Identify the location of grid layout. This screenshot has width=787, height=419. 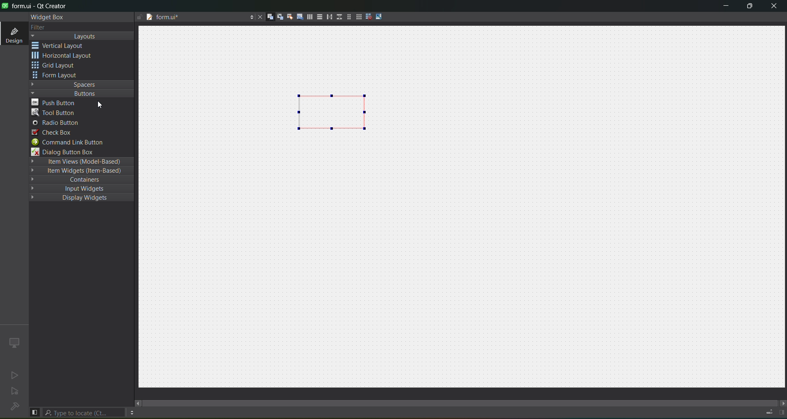
(56, 66).